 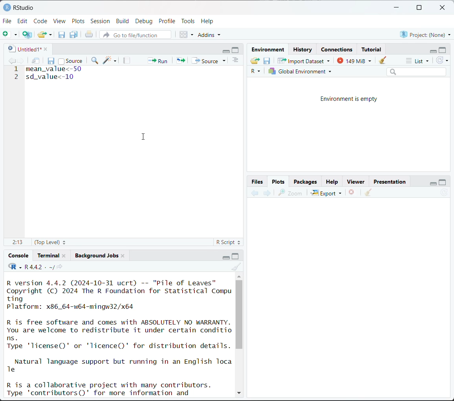 I want to click on minimize, so click(x=226, y=50).